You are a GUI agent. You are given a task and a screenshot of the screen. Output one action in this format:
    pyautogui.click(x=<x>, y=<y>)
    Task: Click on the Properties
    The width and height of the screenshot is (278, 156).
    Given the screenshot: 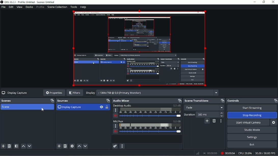 What is the action you would take?
    pyautogui.click(x=53, y=92)
    